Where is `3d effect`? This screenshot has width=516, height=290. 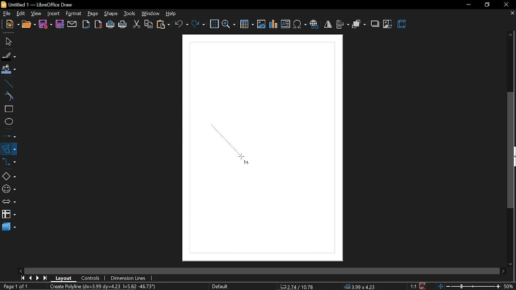
3d effect is located at coordinates (402, 24).